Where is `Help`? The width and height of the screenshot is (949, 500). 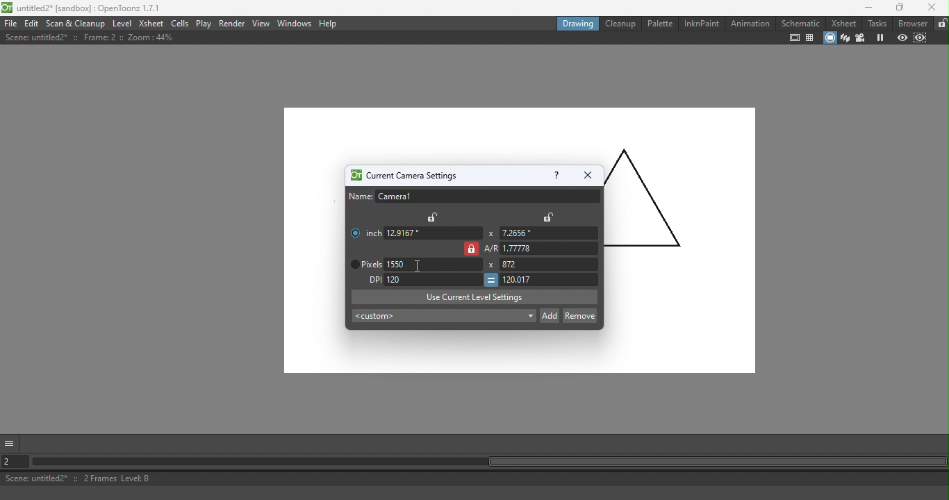 Help is located at coordinates (555, 174).